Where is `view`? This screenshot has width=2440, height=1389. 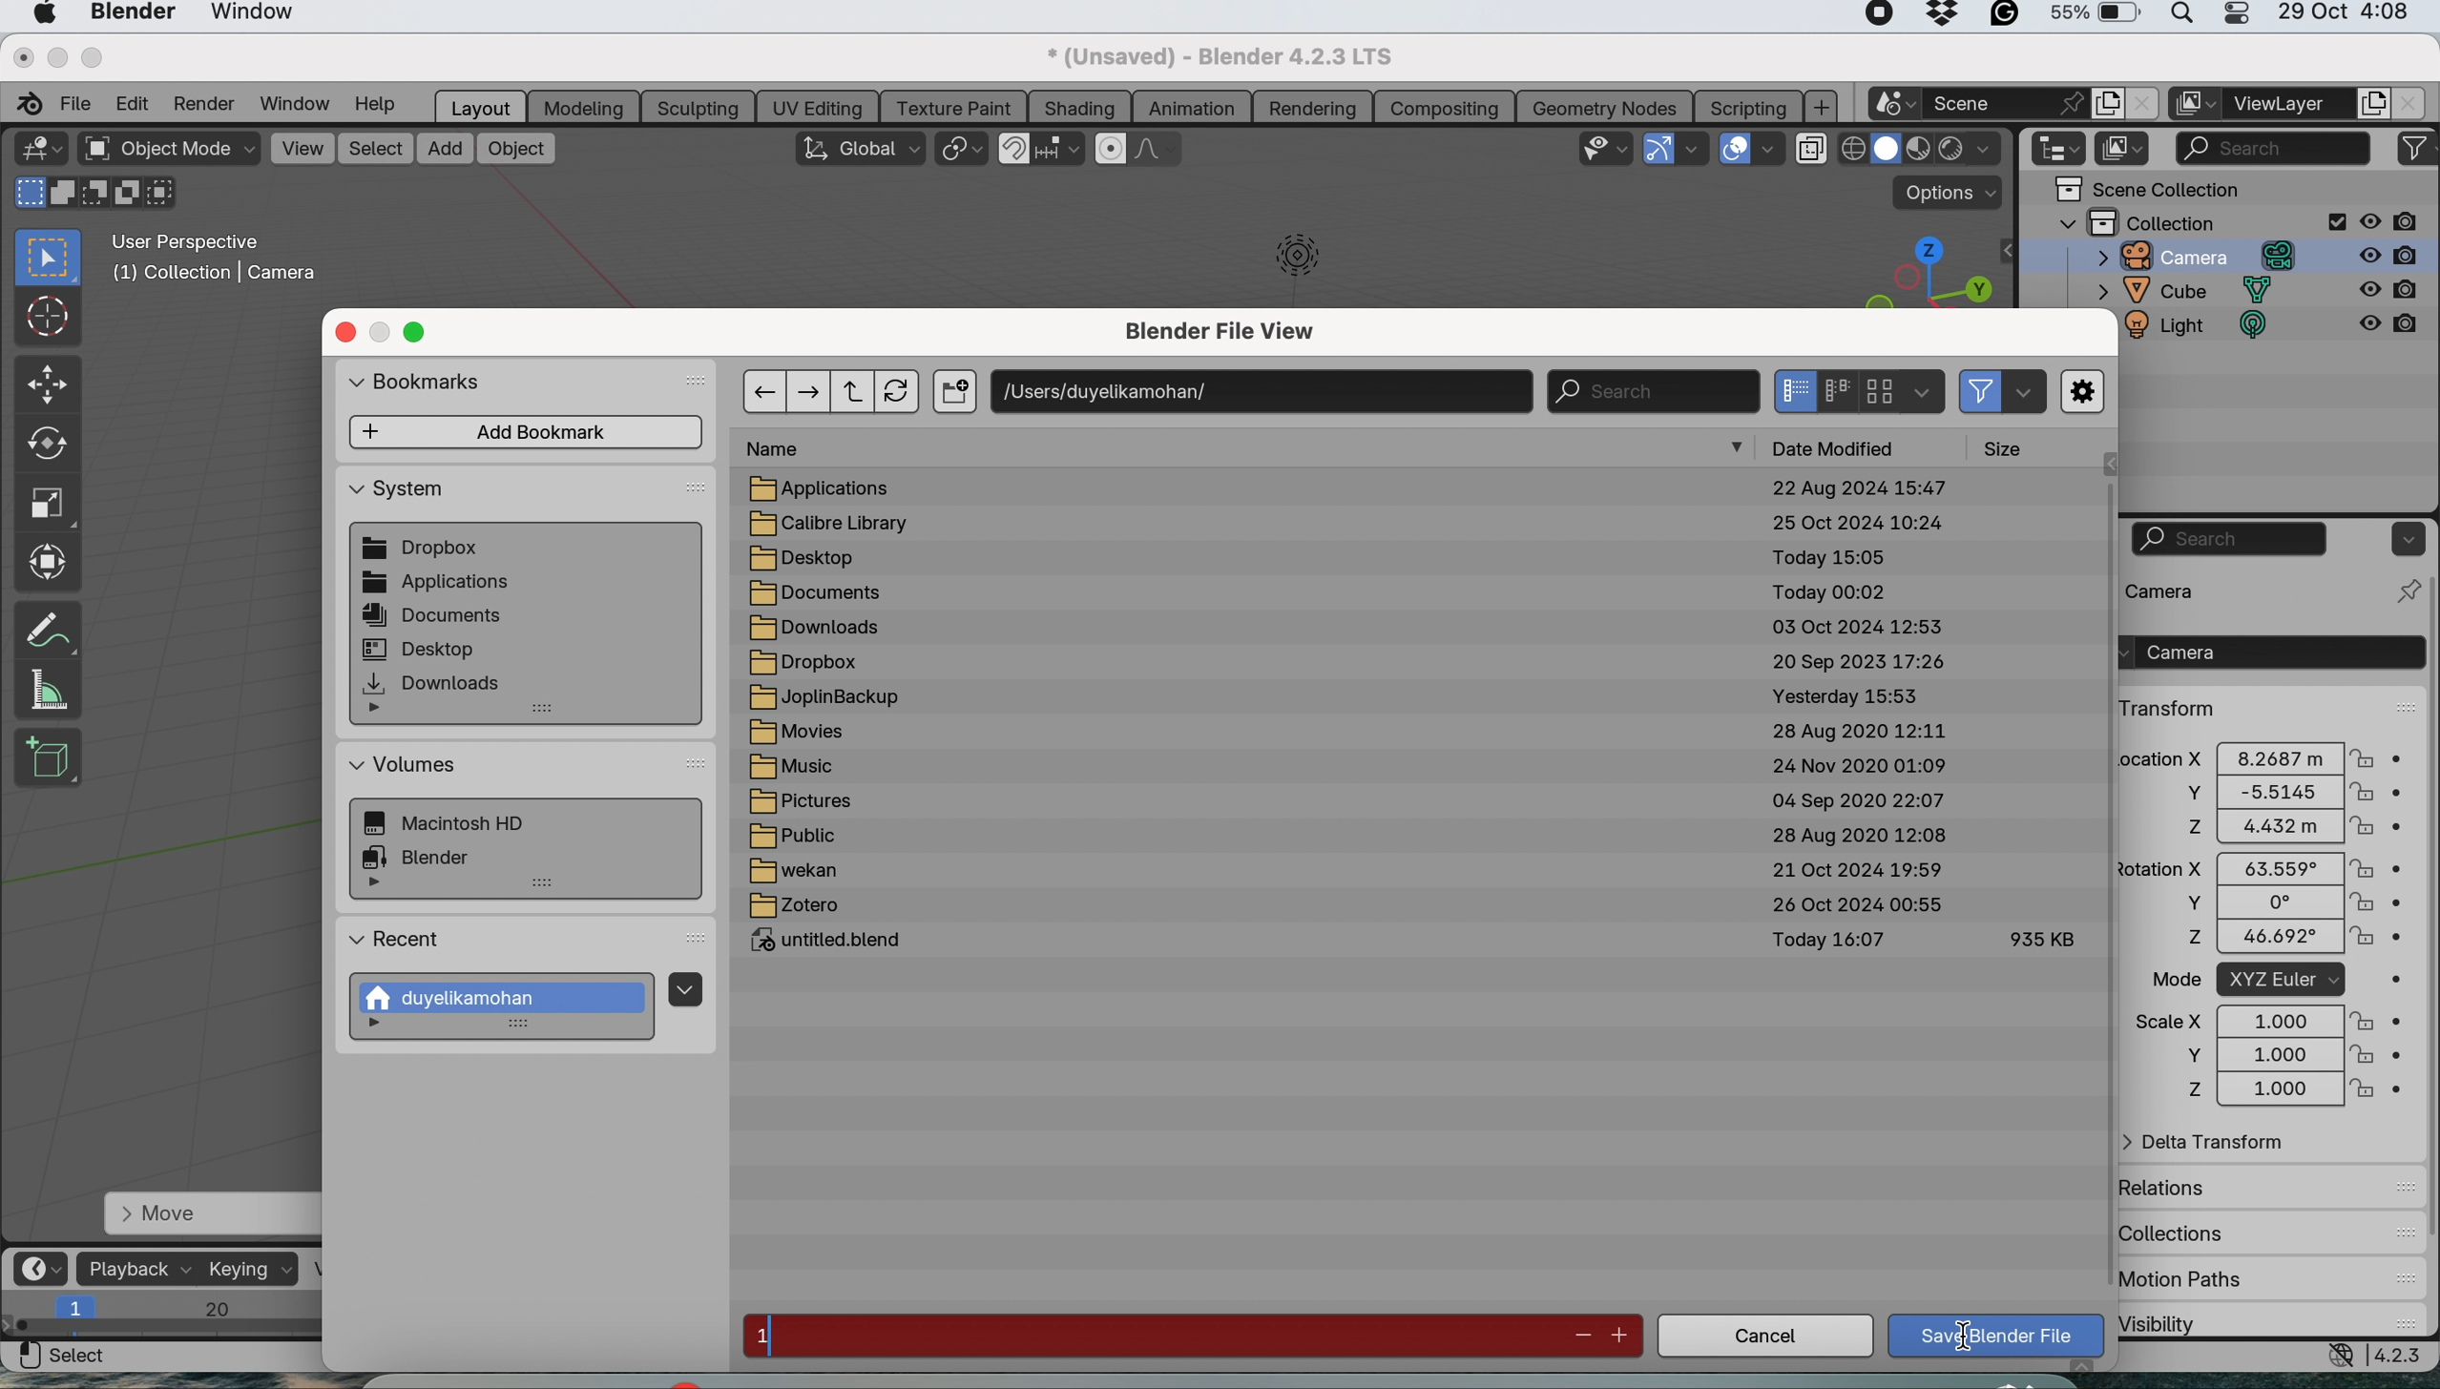 view is located at coordinates (302, 147).